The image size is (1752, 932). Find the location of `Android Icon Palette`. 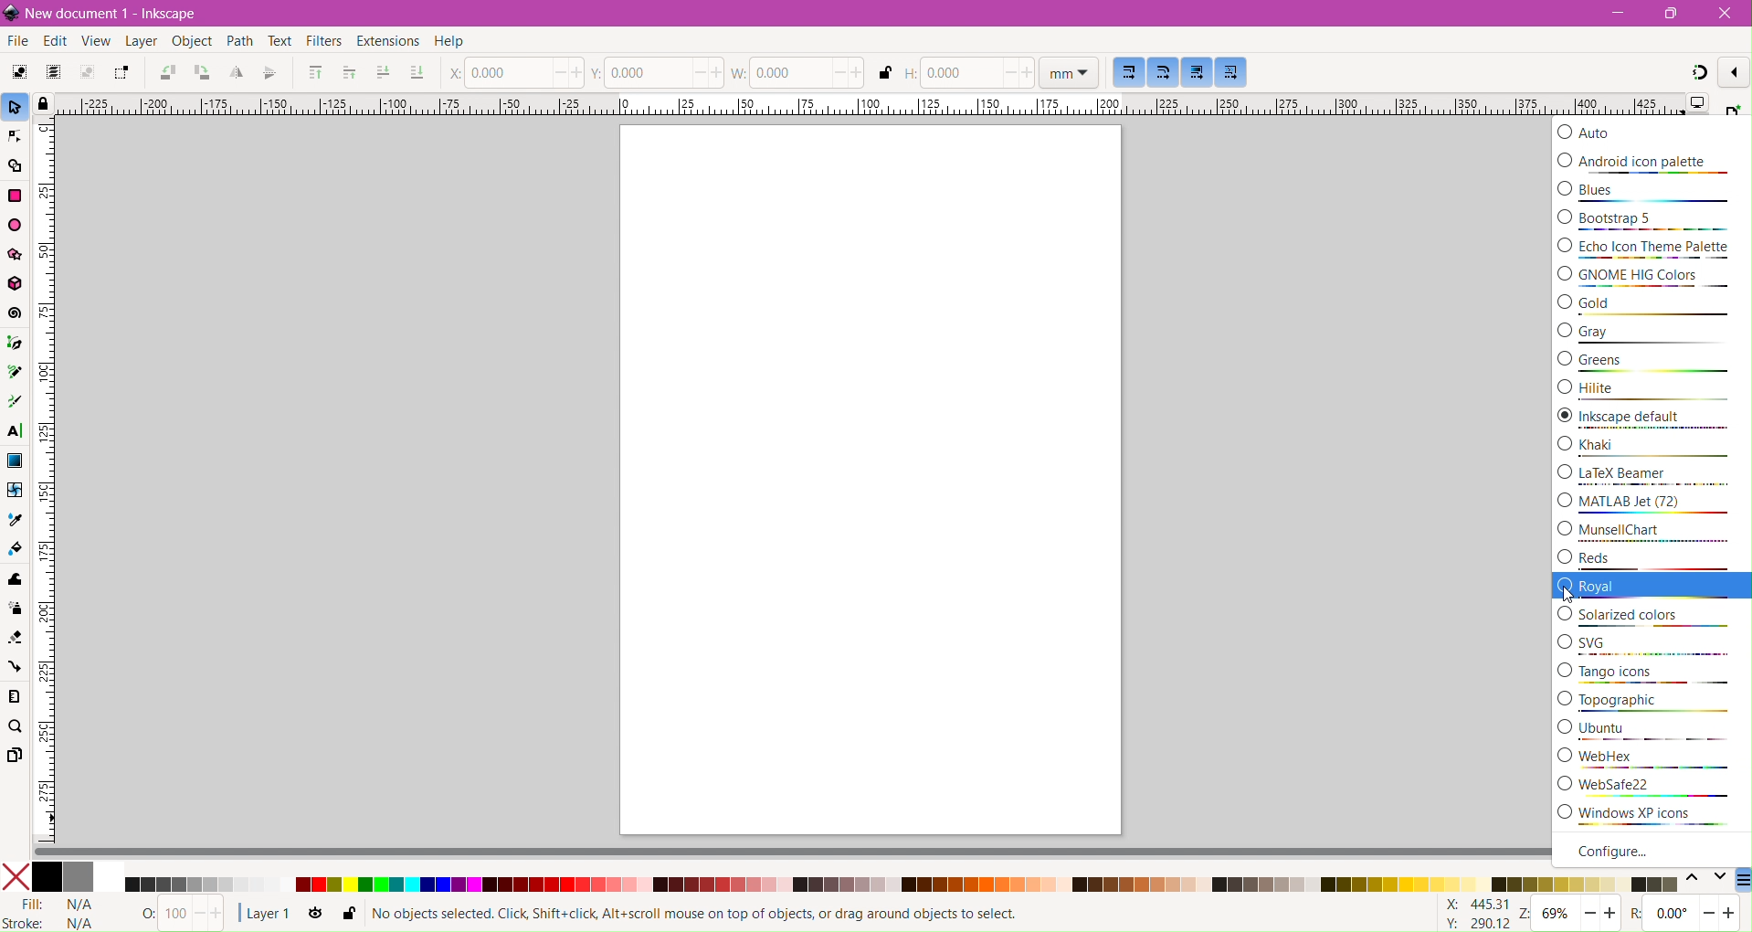

Android Icon Palette is located at coordinates (1647, 163).